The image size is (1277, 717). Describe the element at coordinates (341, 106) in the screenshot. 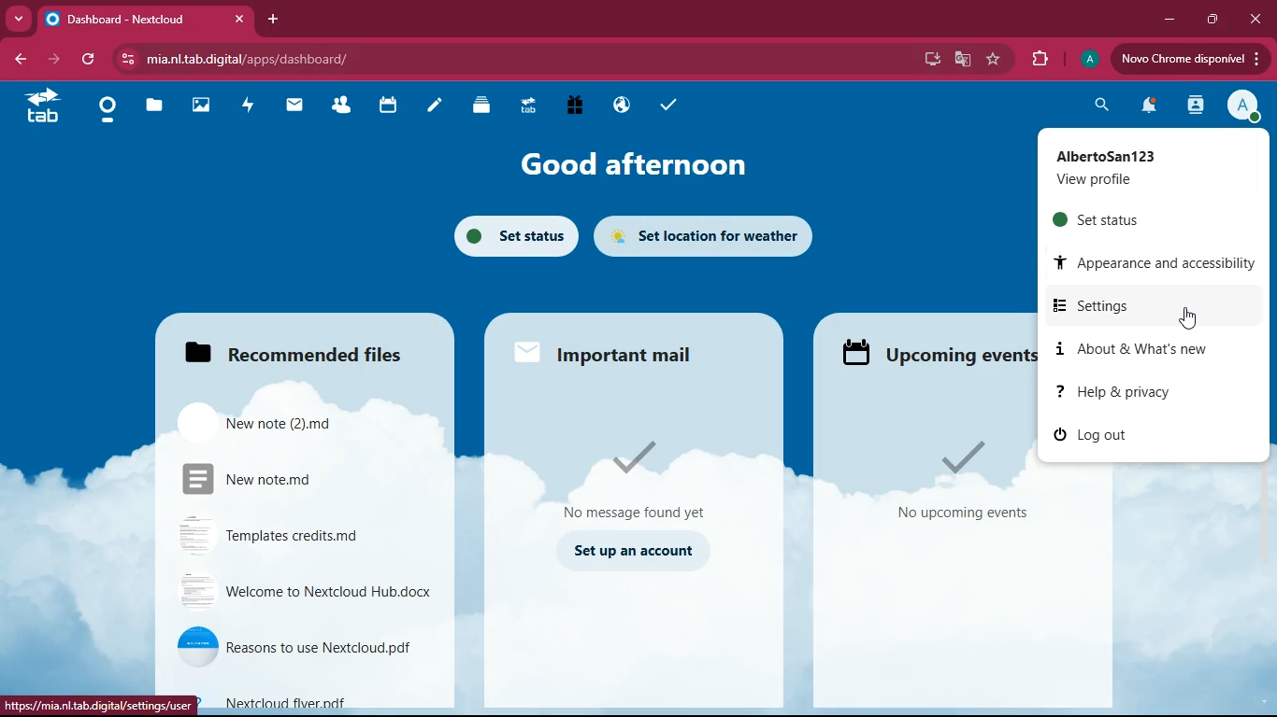

I see `friends` at that location.